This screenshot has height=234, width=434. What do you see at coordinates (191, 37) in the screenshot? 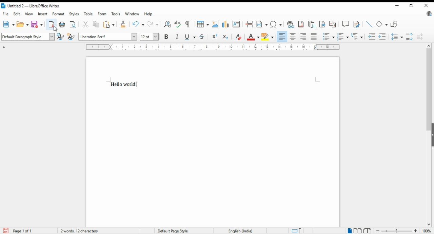
I see `underline` at bounding box center [191, 37].